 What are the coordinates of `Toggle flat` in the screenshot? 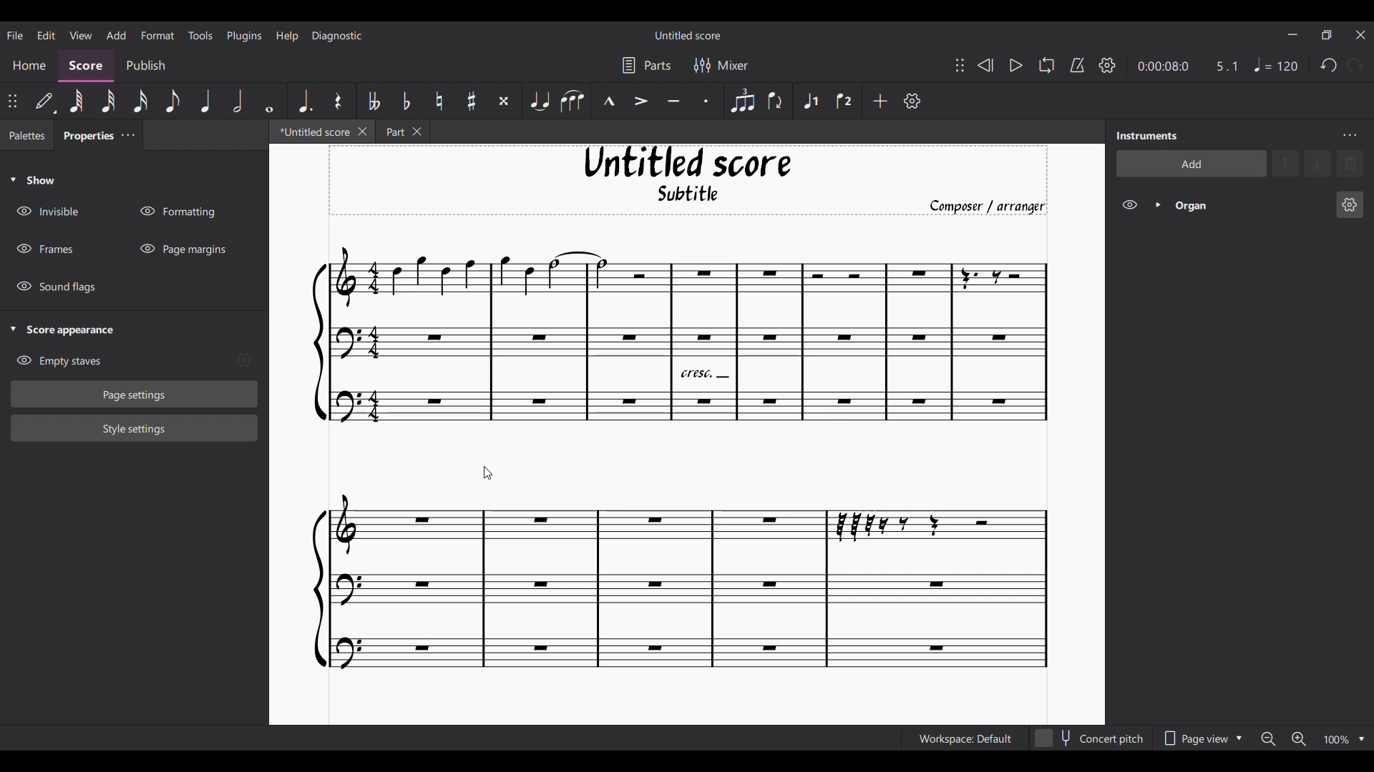 It's located at (406, 101).